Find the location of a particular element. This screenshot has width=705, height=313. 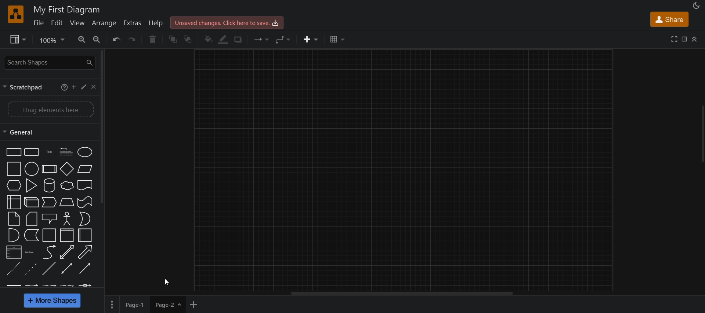

view is located at coordinates (17, 39).